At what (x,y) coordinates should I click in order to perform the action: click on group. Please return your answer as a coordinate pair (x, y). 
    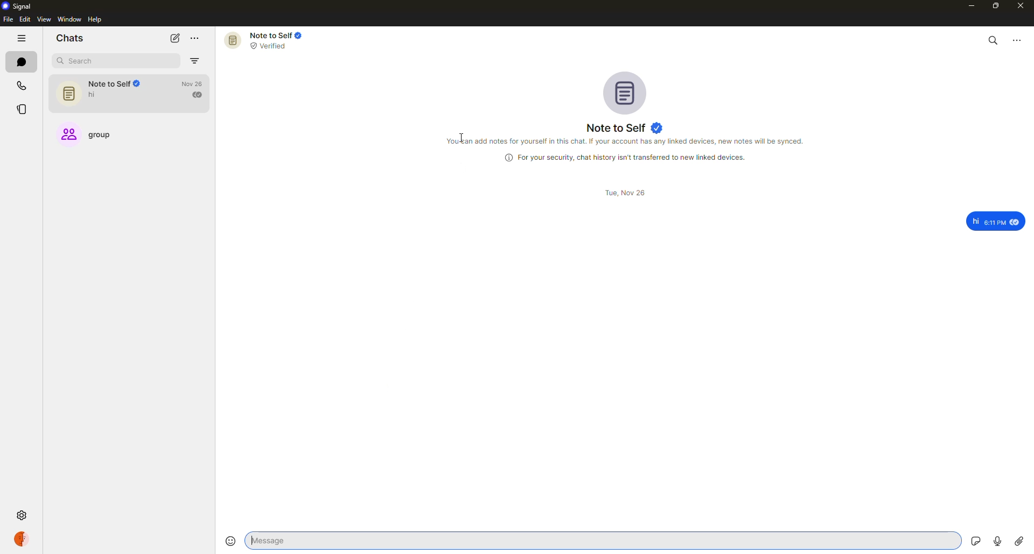
    Looking at the image, I should click on (96, 137).